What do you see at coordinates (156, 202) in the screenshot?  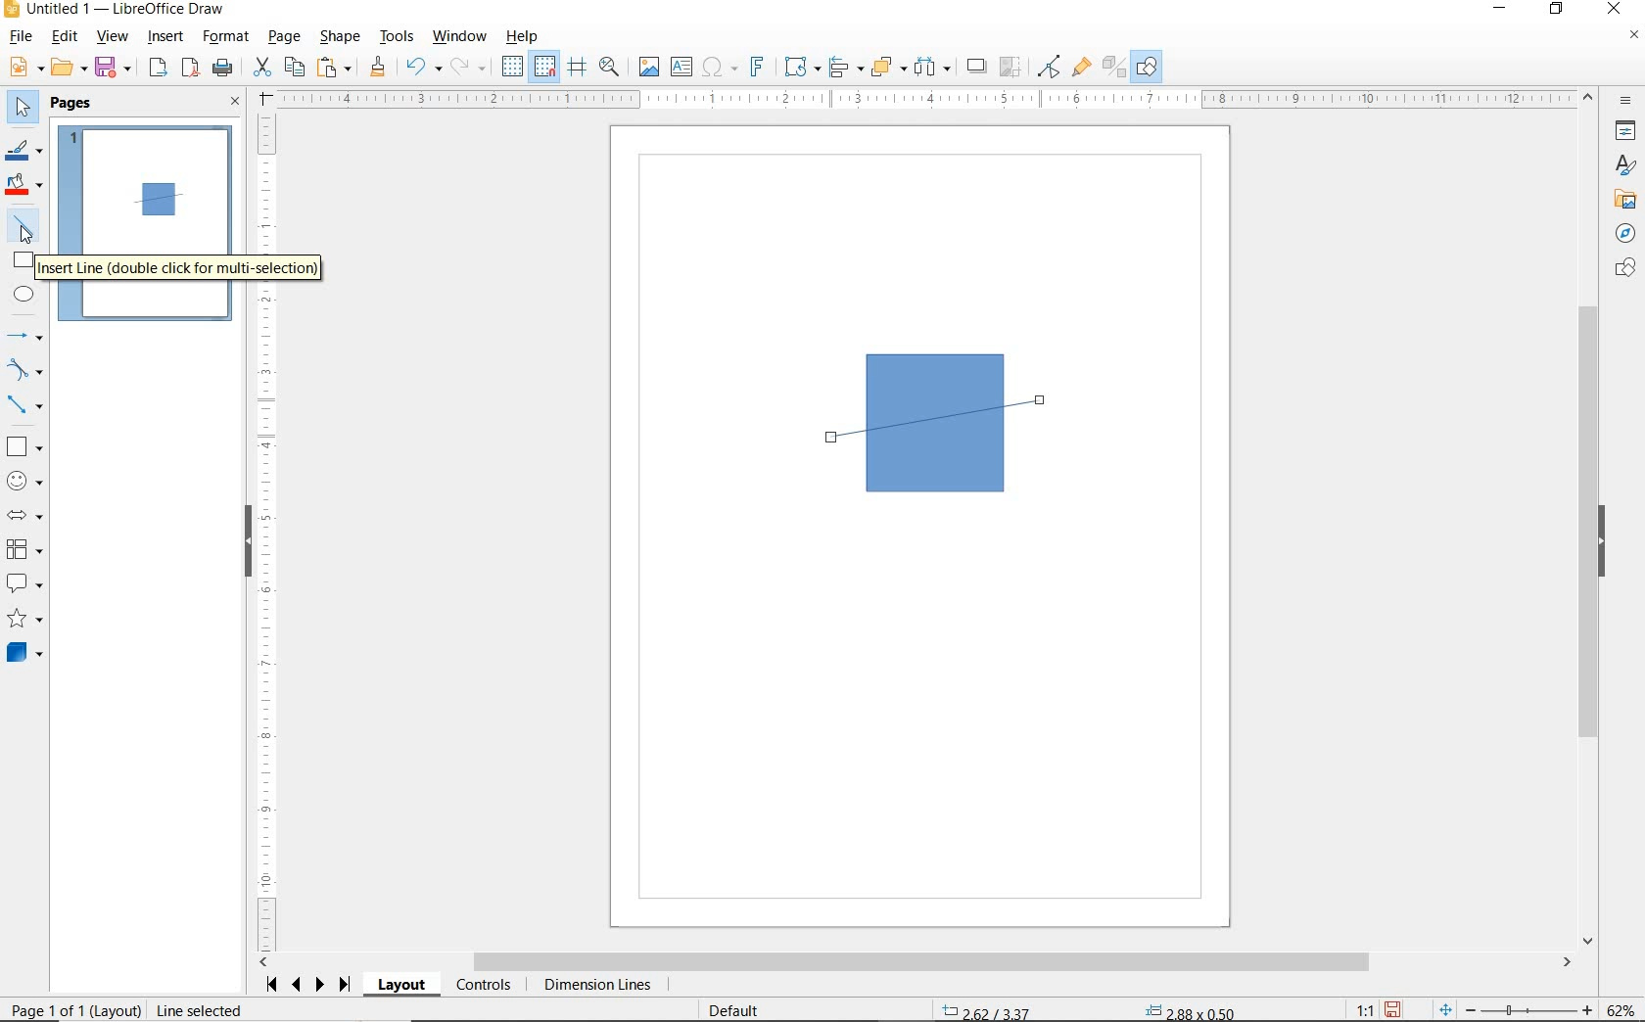 I see `SQUARE ADDED` at bounding box center [156, 202].